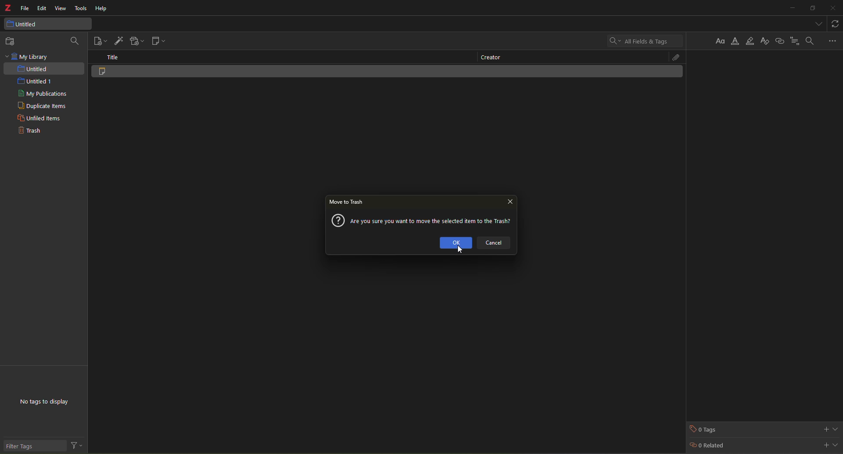  I want to click on related, so click(708, 446).